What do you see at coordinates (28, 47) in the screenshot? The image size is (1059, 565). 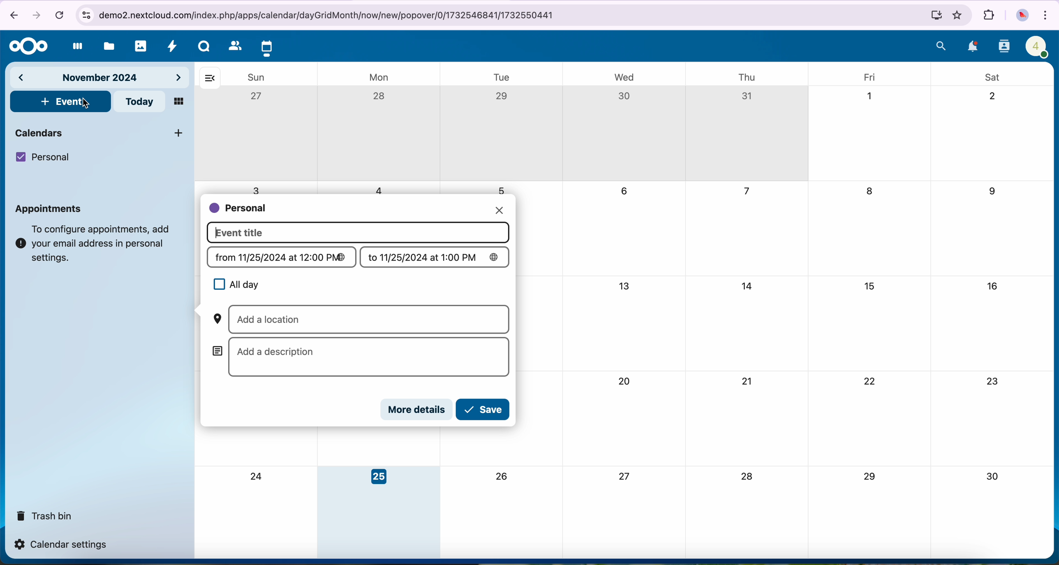 I see `Nextcloud logo` at bounding box center [28, 47].